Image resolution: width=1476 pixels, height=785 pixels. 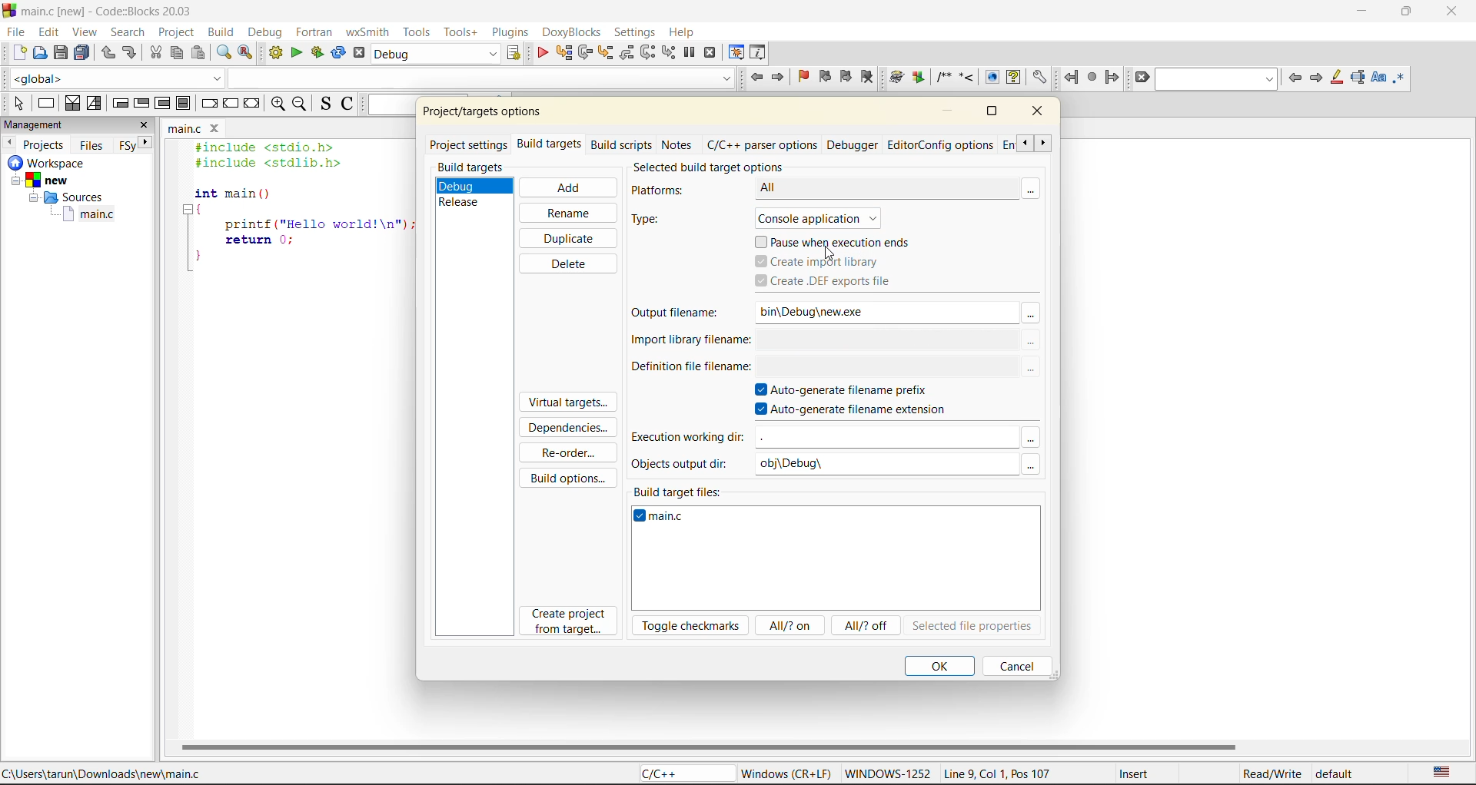 I want to click on projects, so click(x=46, y=144).